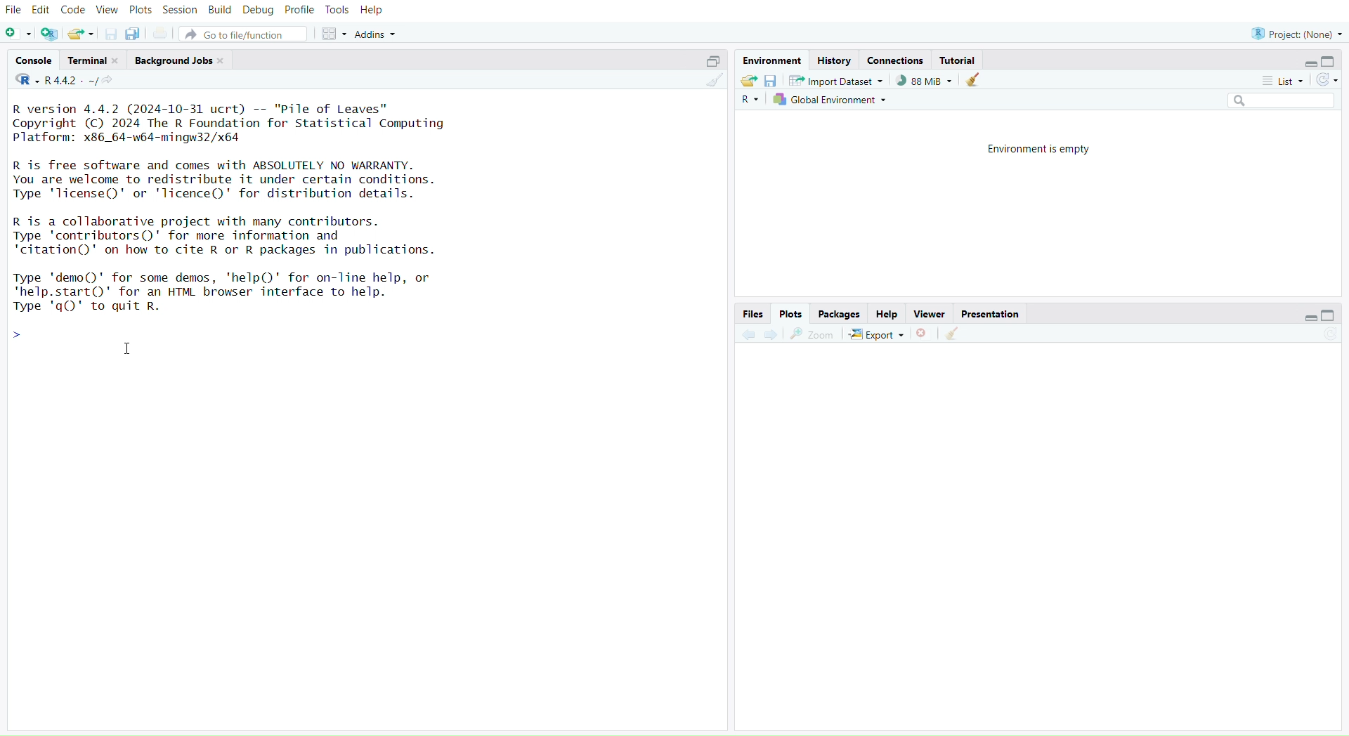 This screenshot has height=736, width=1349. I want to click on addins, so click(379, 34).